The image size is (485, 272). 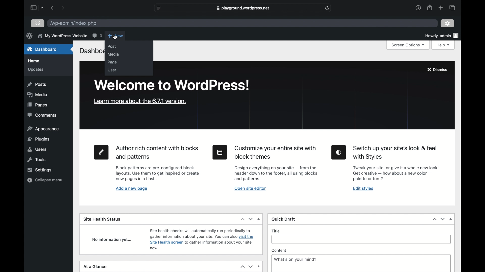 What do you see at coordinates (451, 219) in the screenshot?
I see `dropdown` at bounding box center [451, 219].